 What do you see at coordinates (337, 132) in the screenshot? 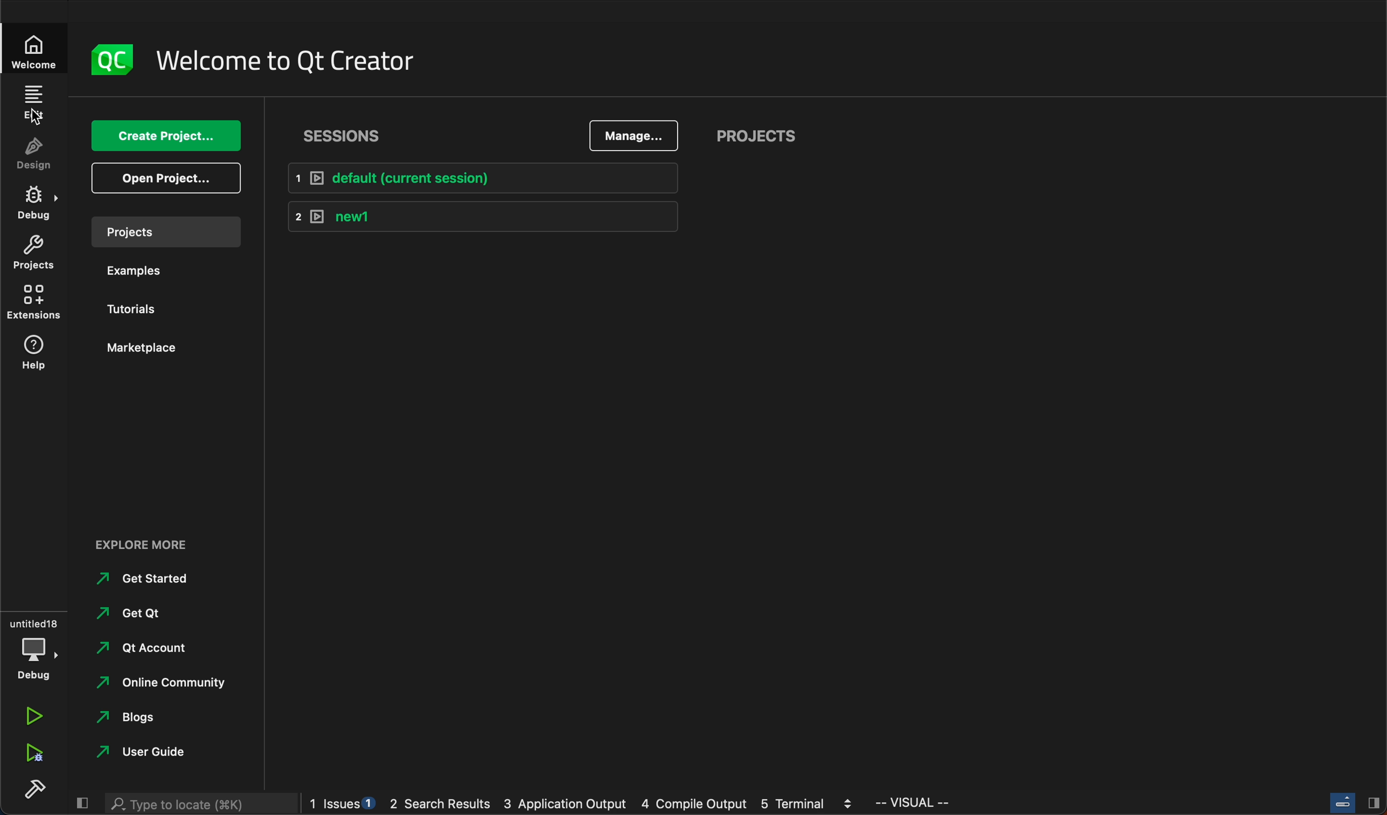
I see `sessions` at bounding box center [337, 132].